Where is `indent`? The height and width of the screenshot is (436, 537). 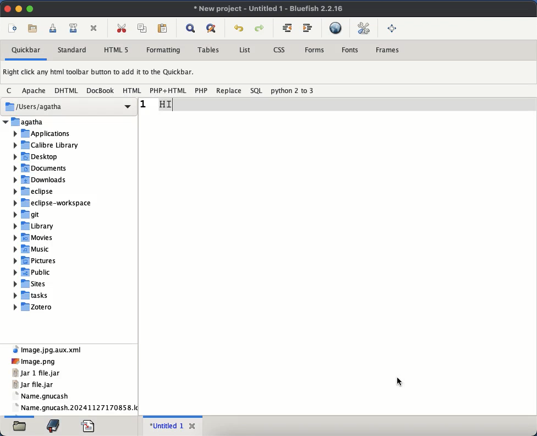 indent is located at coordinates (309, 28).